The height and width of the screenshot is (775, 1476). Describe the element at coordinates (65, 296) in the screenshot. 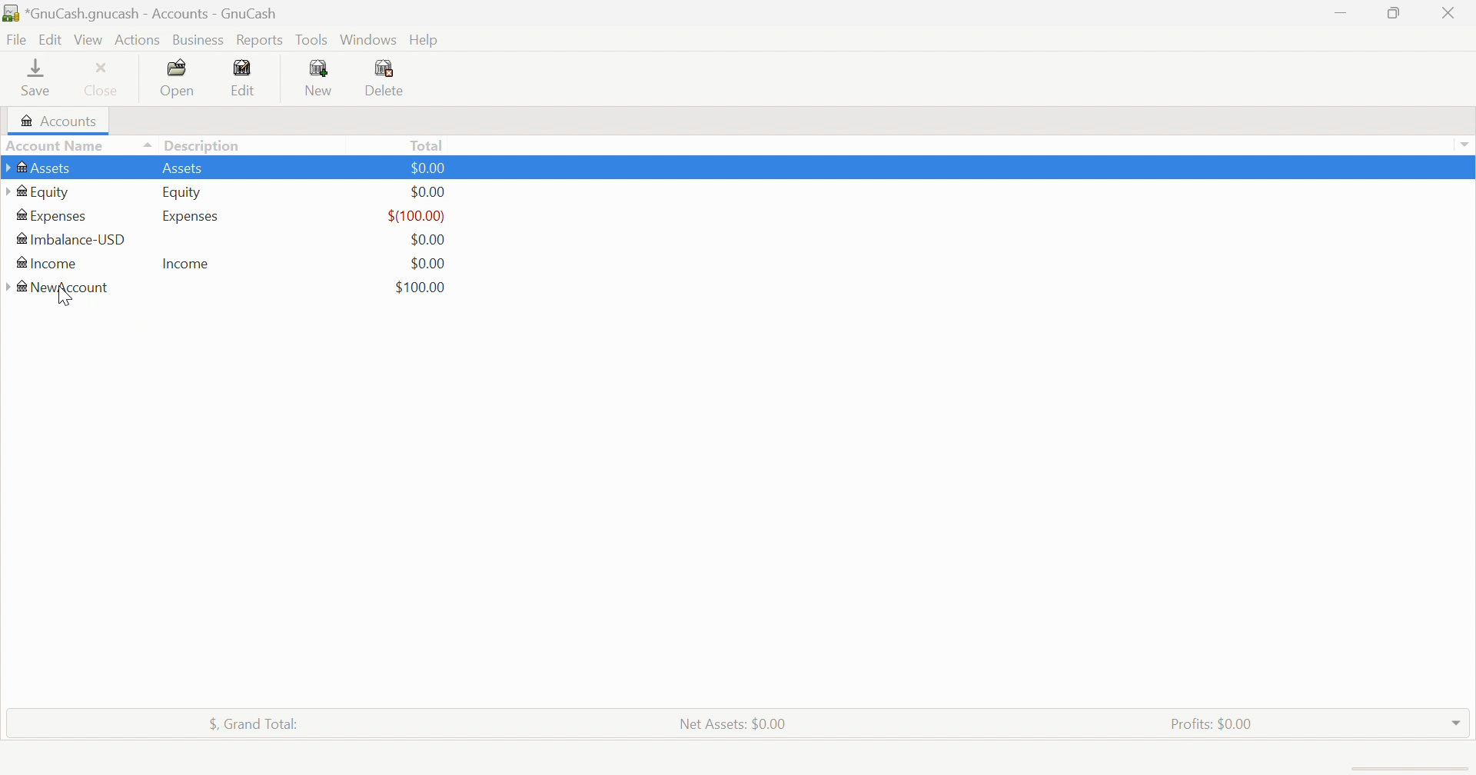

I see `Cursor` at that location.